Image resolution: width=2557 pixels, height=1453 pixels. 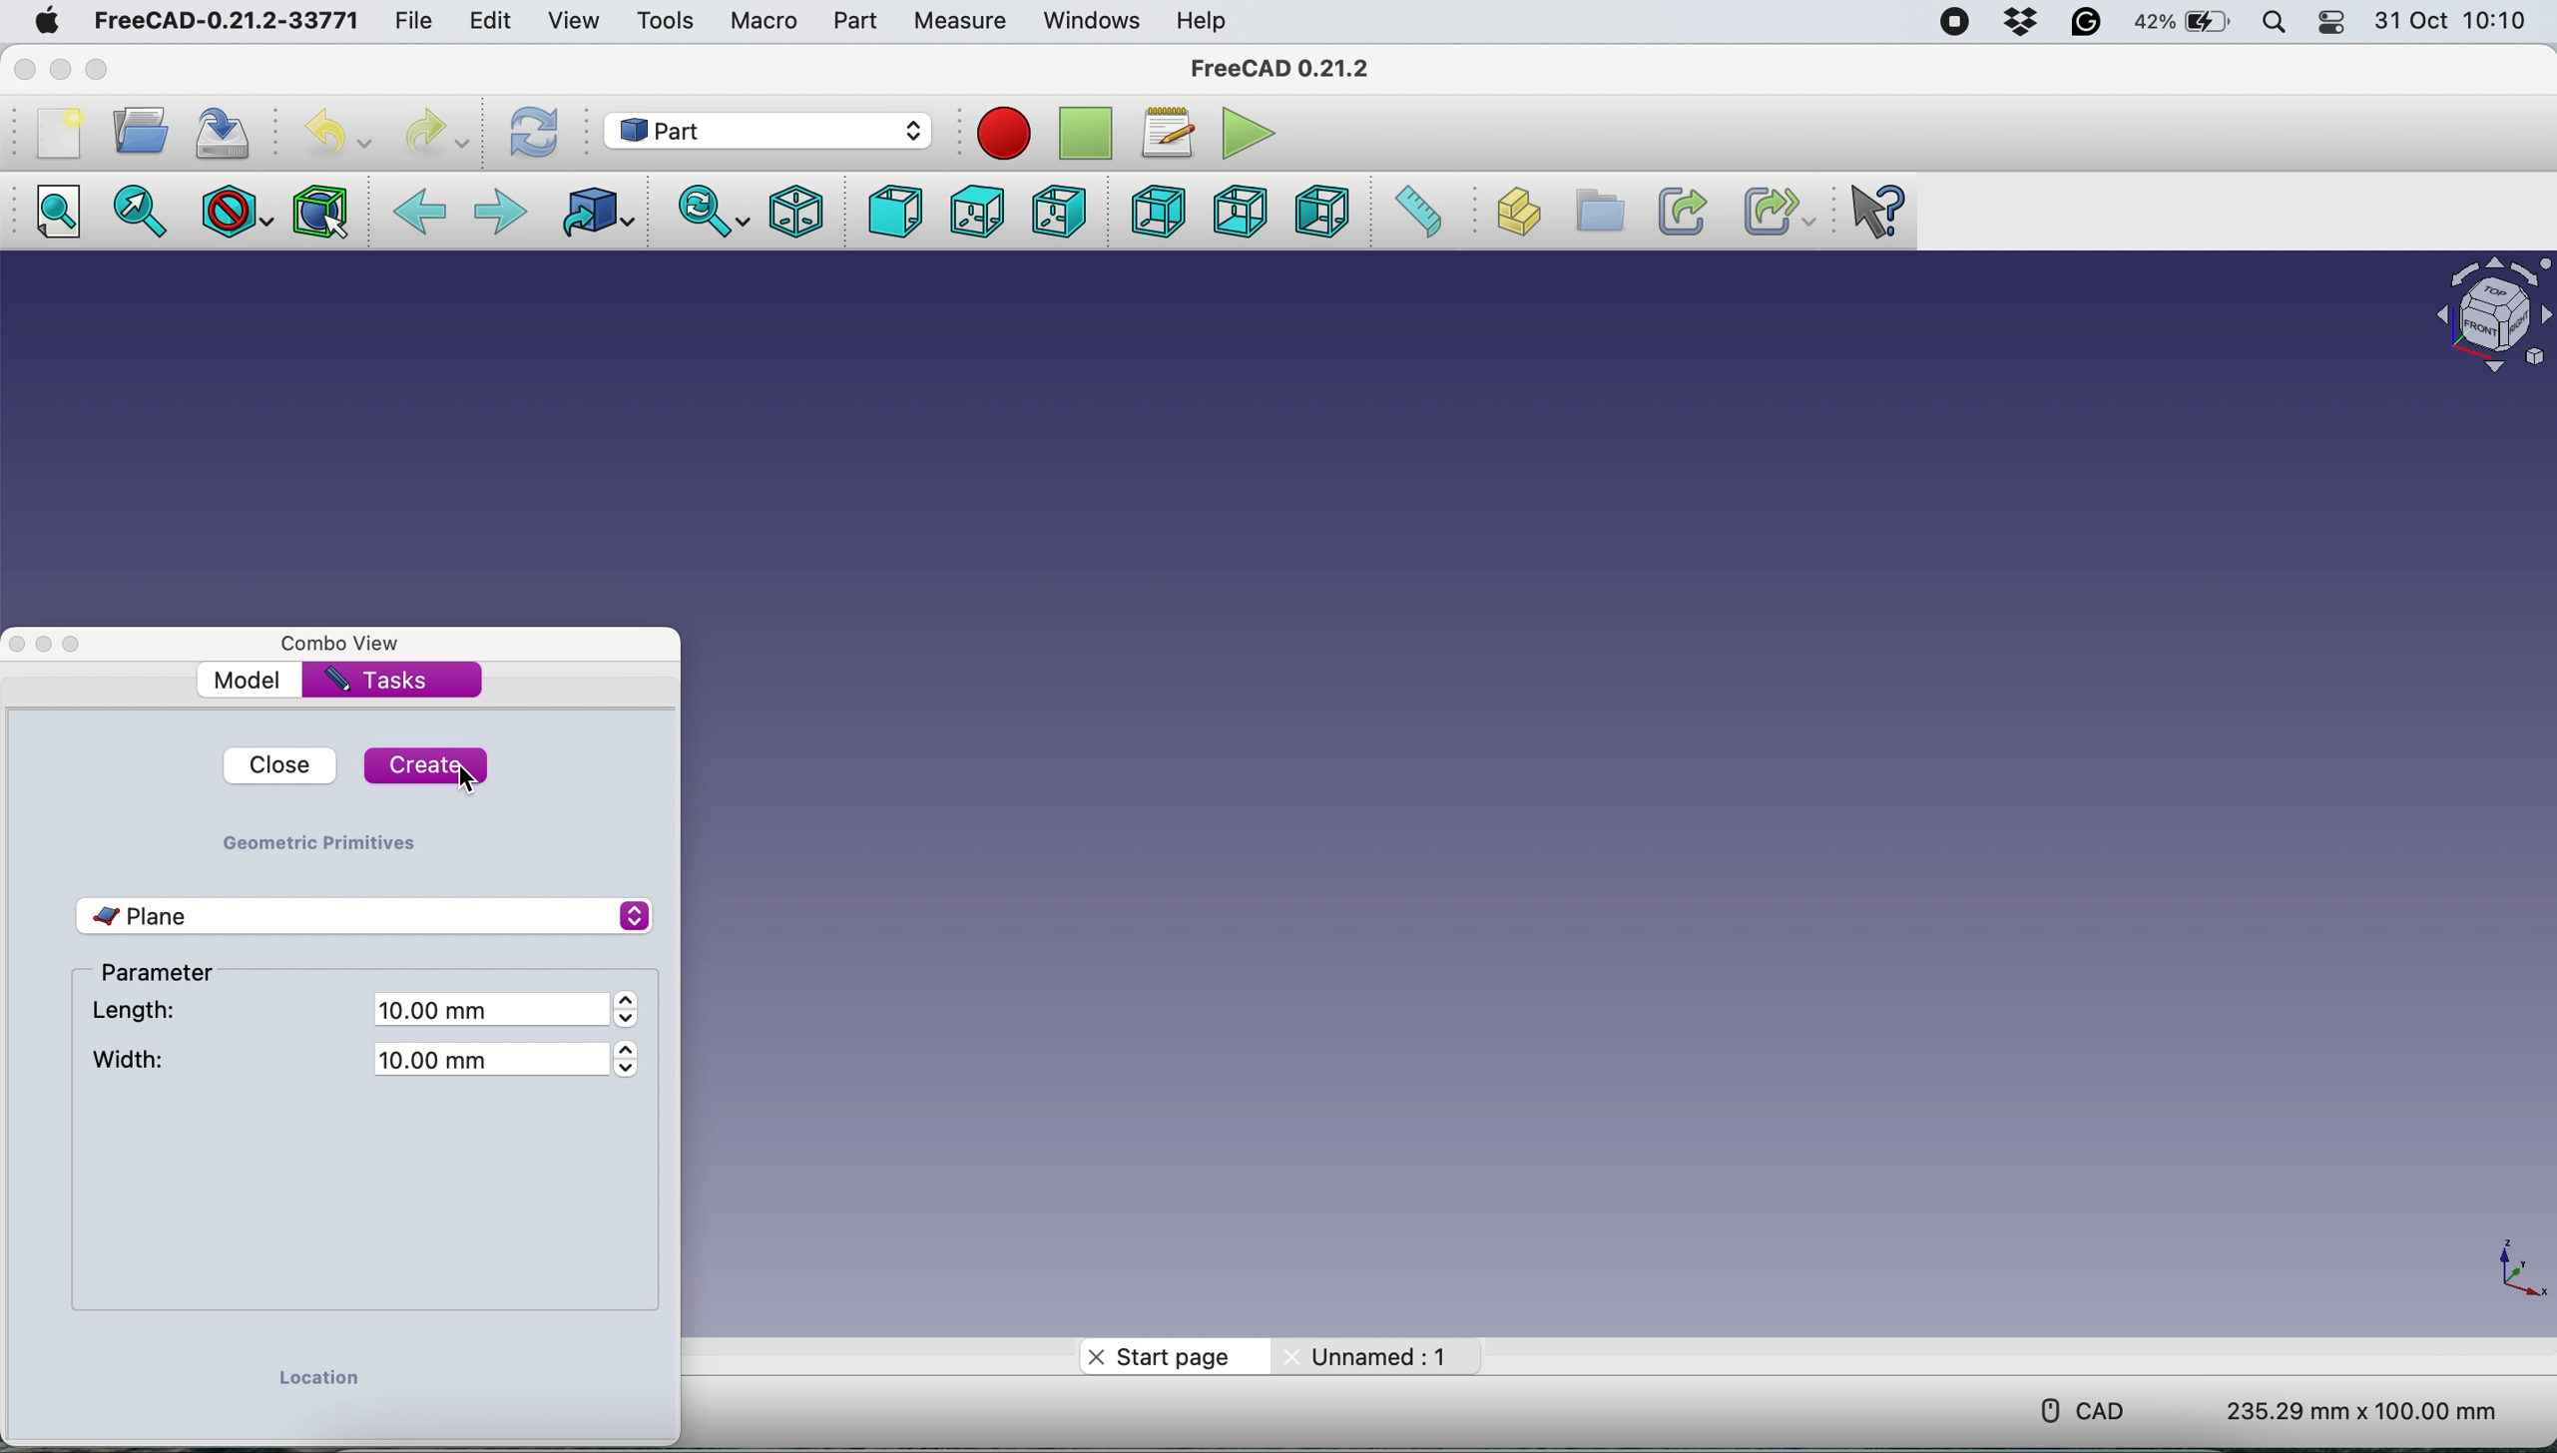 What do you see at coordinates (1594, 212) in the screenshot?
I see `Create group` at bounding box center [1594, 212].